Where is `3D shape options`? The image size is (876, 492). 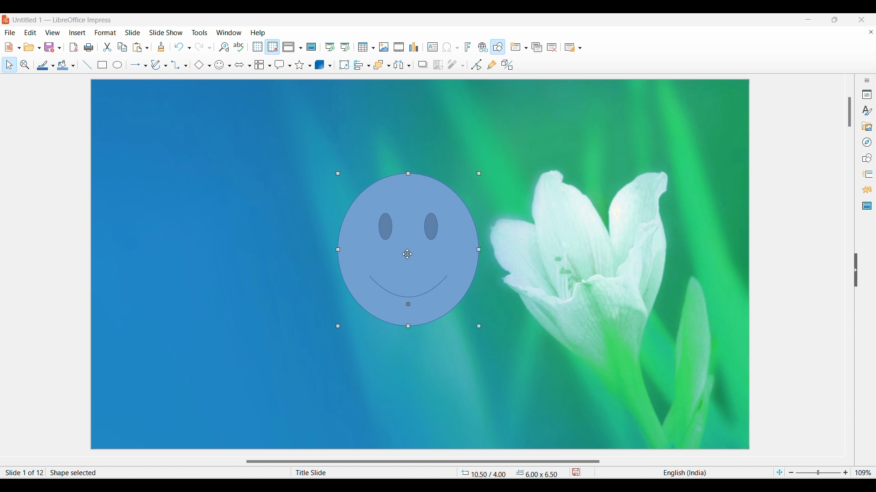
3D shape options is located at coordinates (330, 66).